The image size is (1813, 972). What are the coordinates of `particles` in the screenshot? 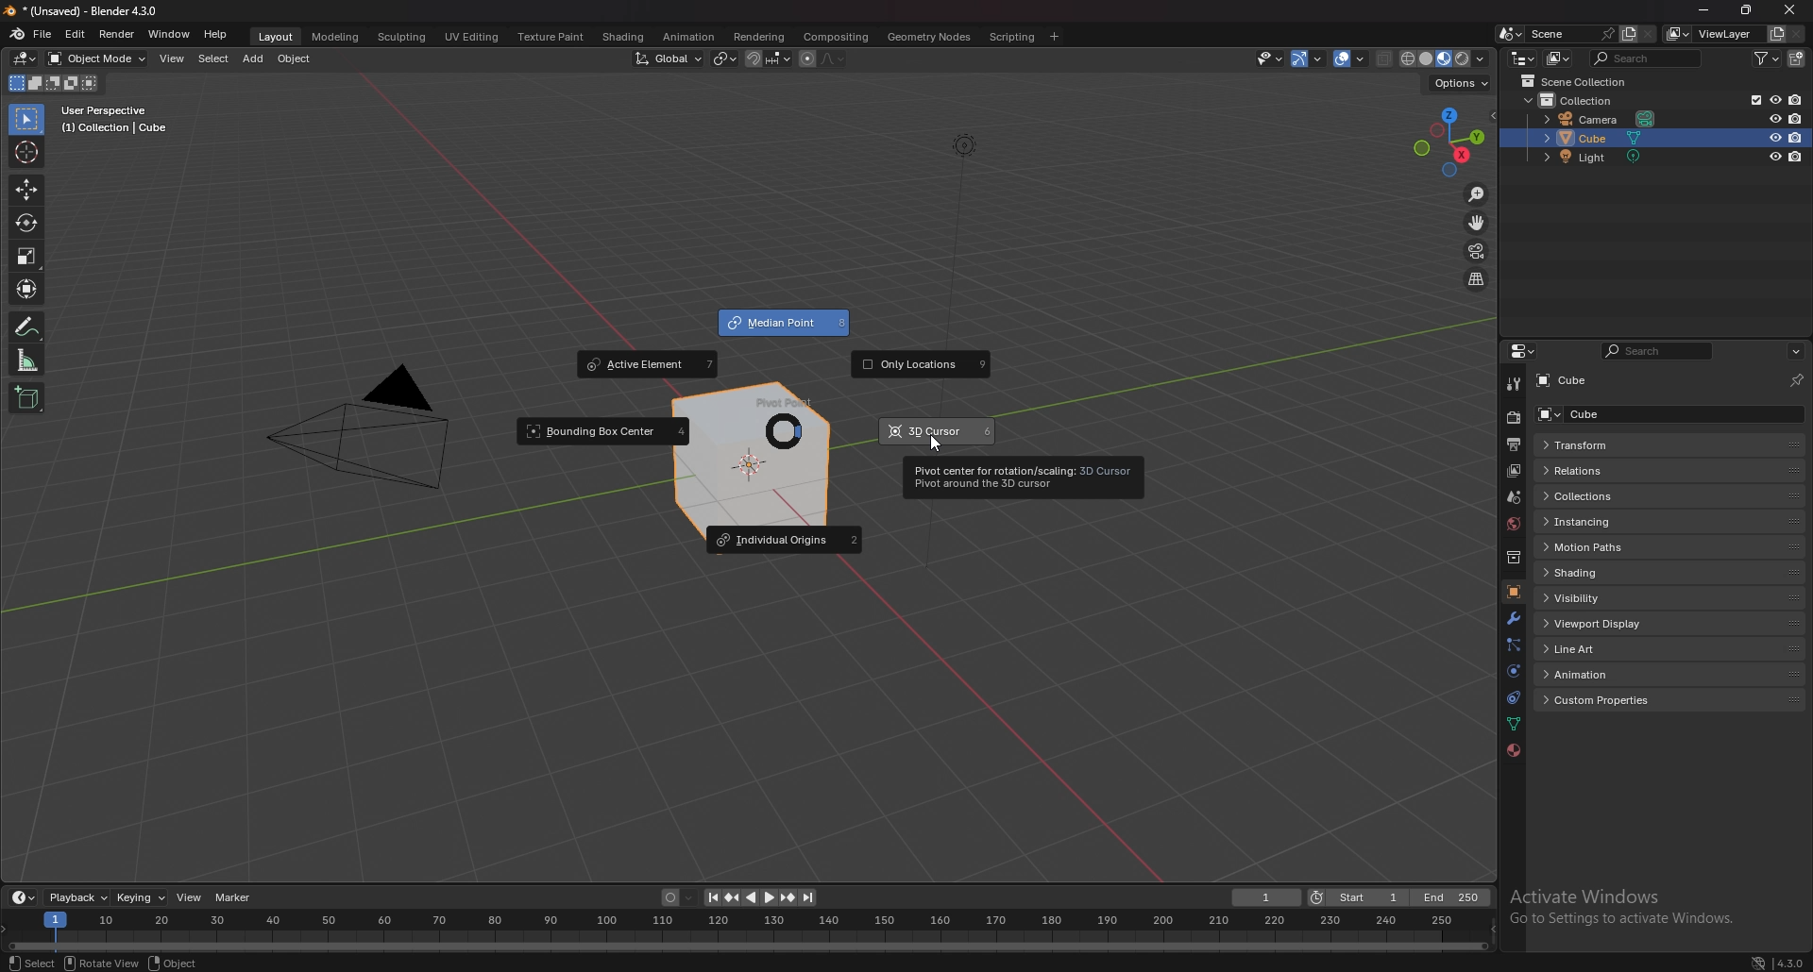 It's located at (1510, 644).